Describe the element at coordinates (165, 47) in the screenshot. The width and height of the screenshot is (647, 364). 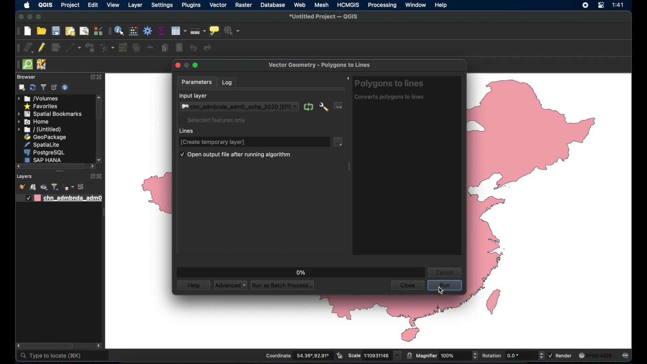
I see `copy features` at that location.